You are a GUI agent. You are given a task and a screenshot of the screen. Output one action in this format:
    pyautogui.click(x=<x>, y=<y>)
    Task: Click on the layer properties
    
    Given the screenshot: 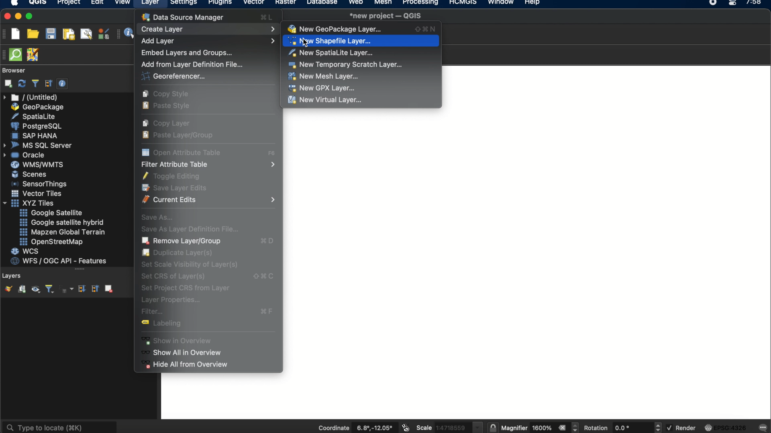 What is the action you would take?
    pyautogui.click(x=170, y=299)
    